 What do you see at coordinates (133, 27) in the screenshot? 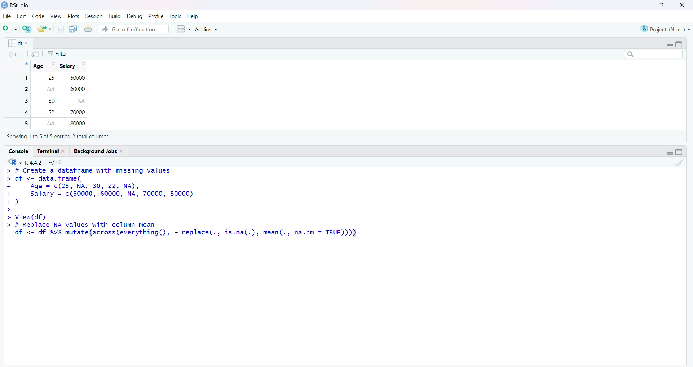
I see `` at bounding box center [133, 27].